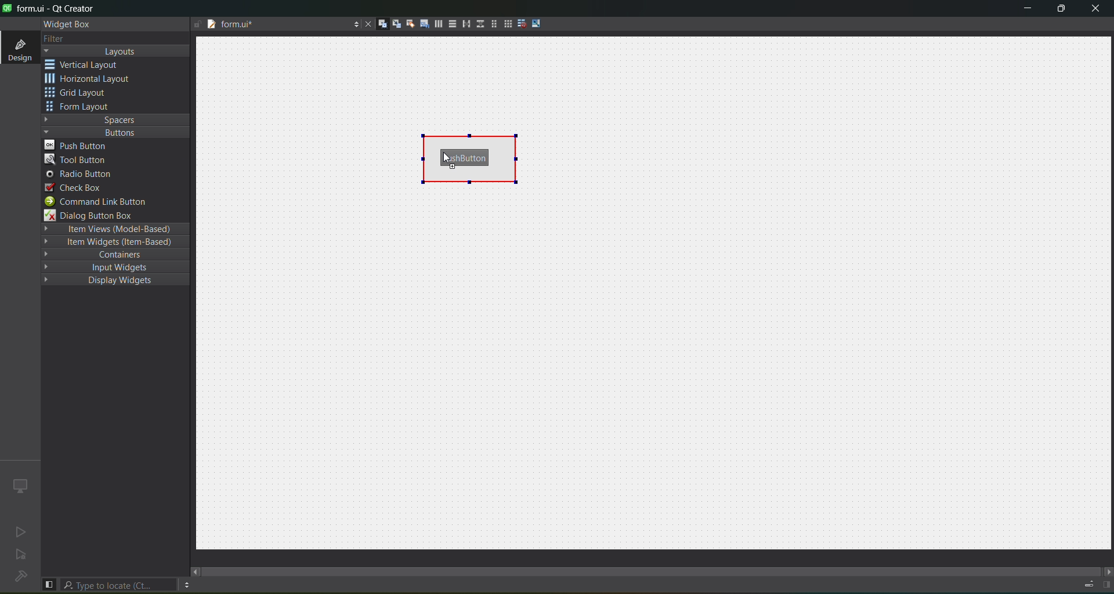  I want to click on layout, so click(118, 52).